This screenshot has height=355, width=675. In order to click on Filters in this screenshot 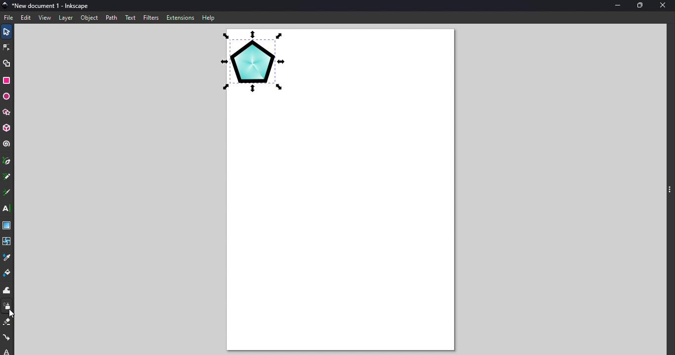, I will do `click(151, 17)`.